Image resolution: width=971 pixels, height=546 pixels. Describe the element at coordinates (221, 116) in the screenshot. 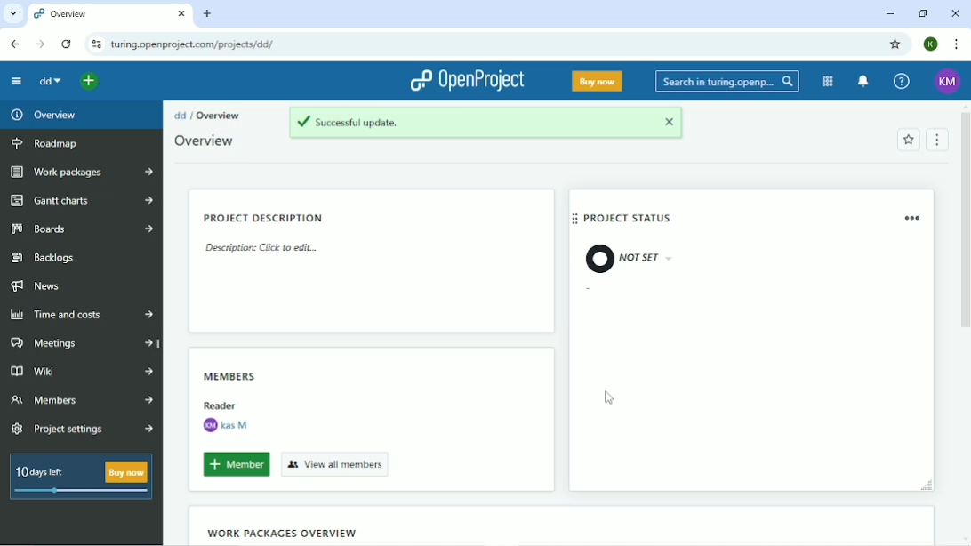

I see `Overview` at that location.